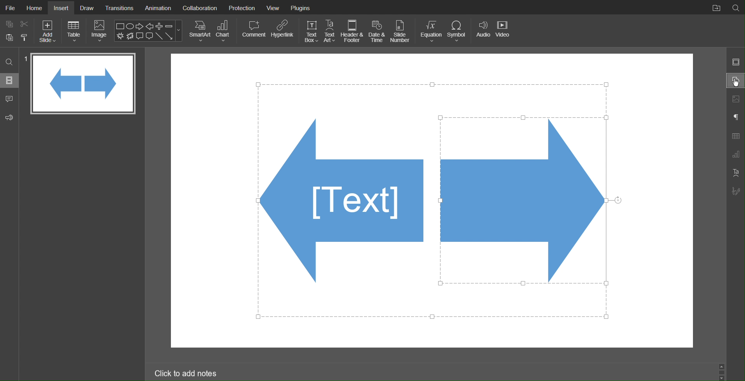 This screenshot has width=745, height=381. I want to click on Paragraph Settings, so click(736, 117).